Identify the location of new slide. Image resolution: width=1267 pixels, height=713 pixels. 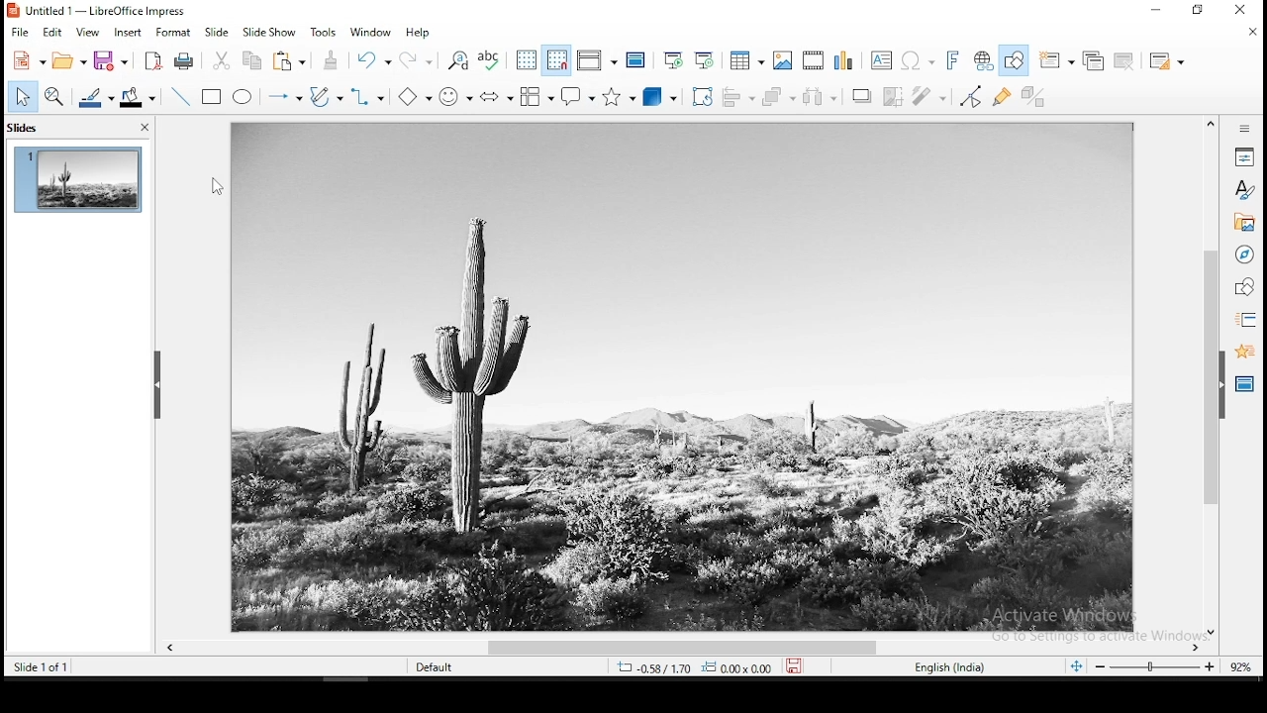
(1056, 59).